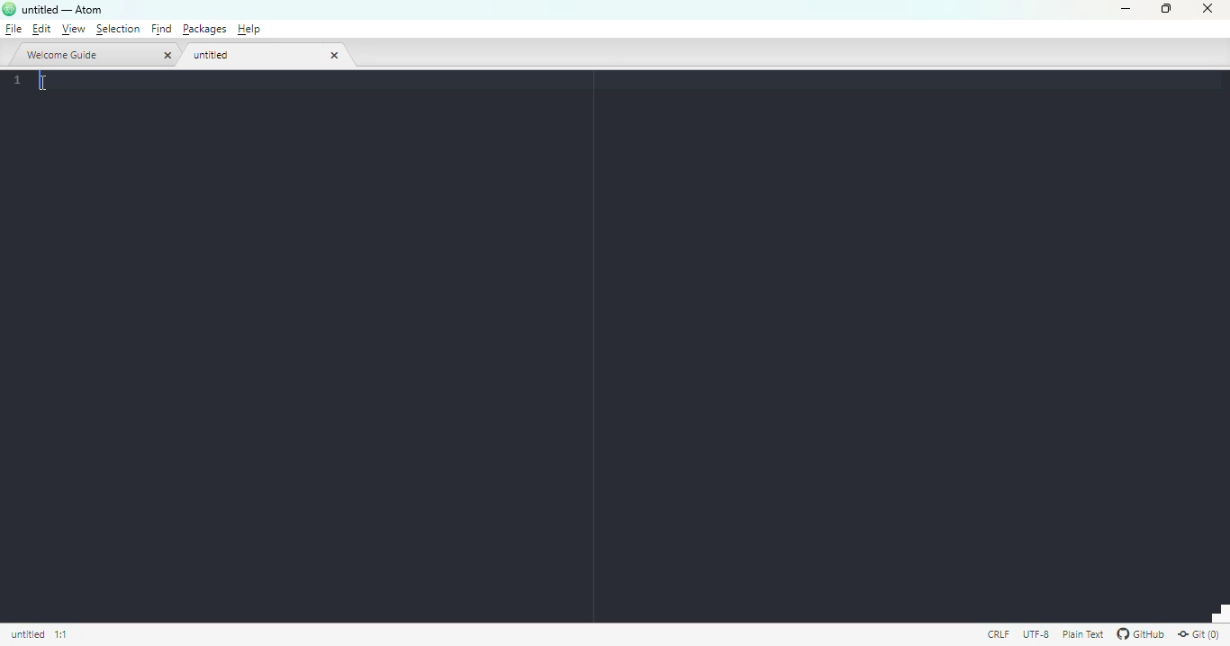  I want to click on click to copy absolute file path, so click(27, 633).